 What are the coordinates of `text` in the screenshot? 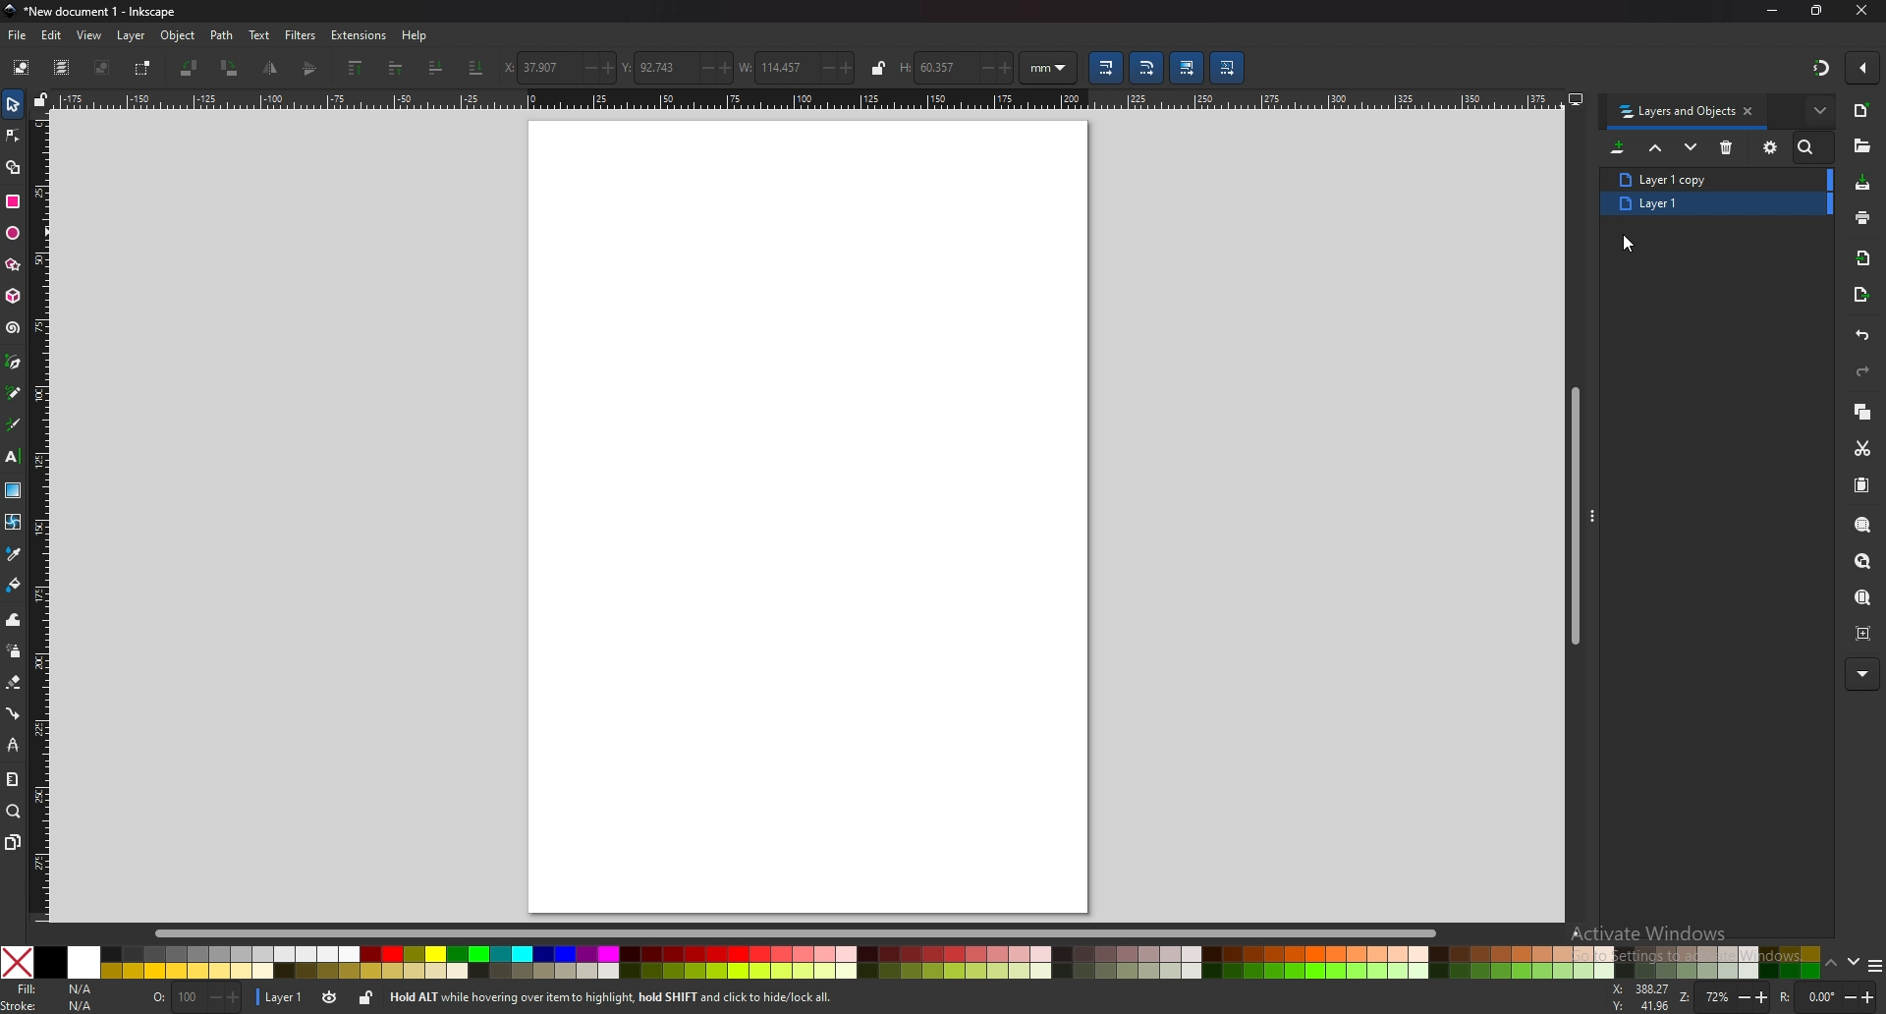 It's located at (260, 35).